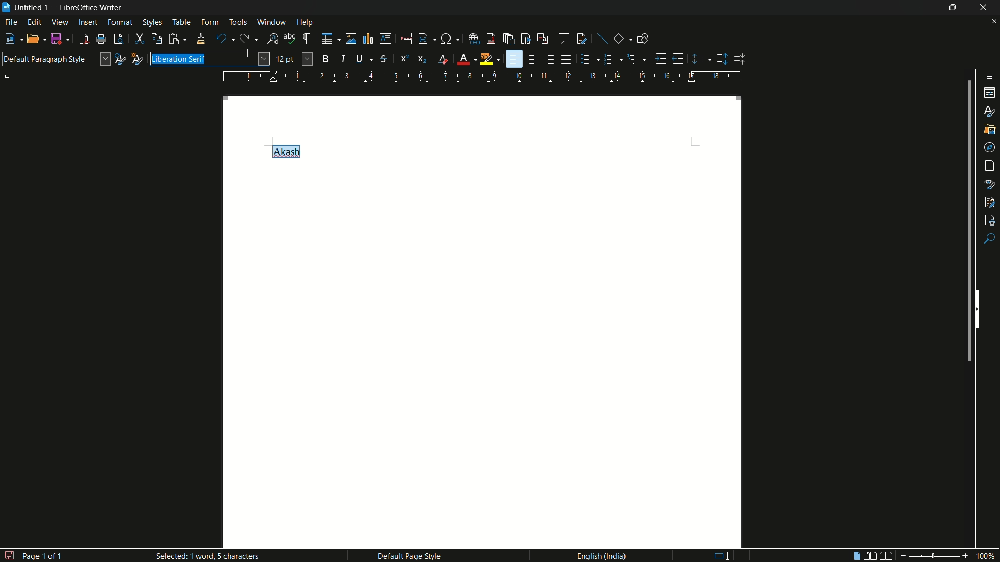 This screenshot has width=1000, height=562. I want to click on file name, so click(32, 8).